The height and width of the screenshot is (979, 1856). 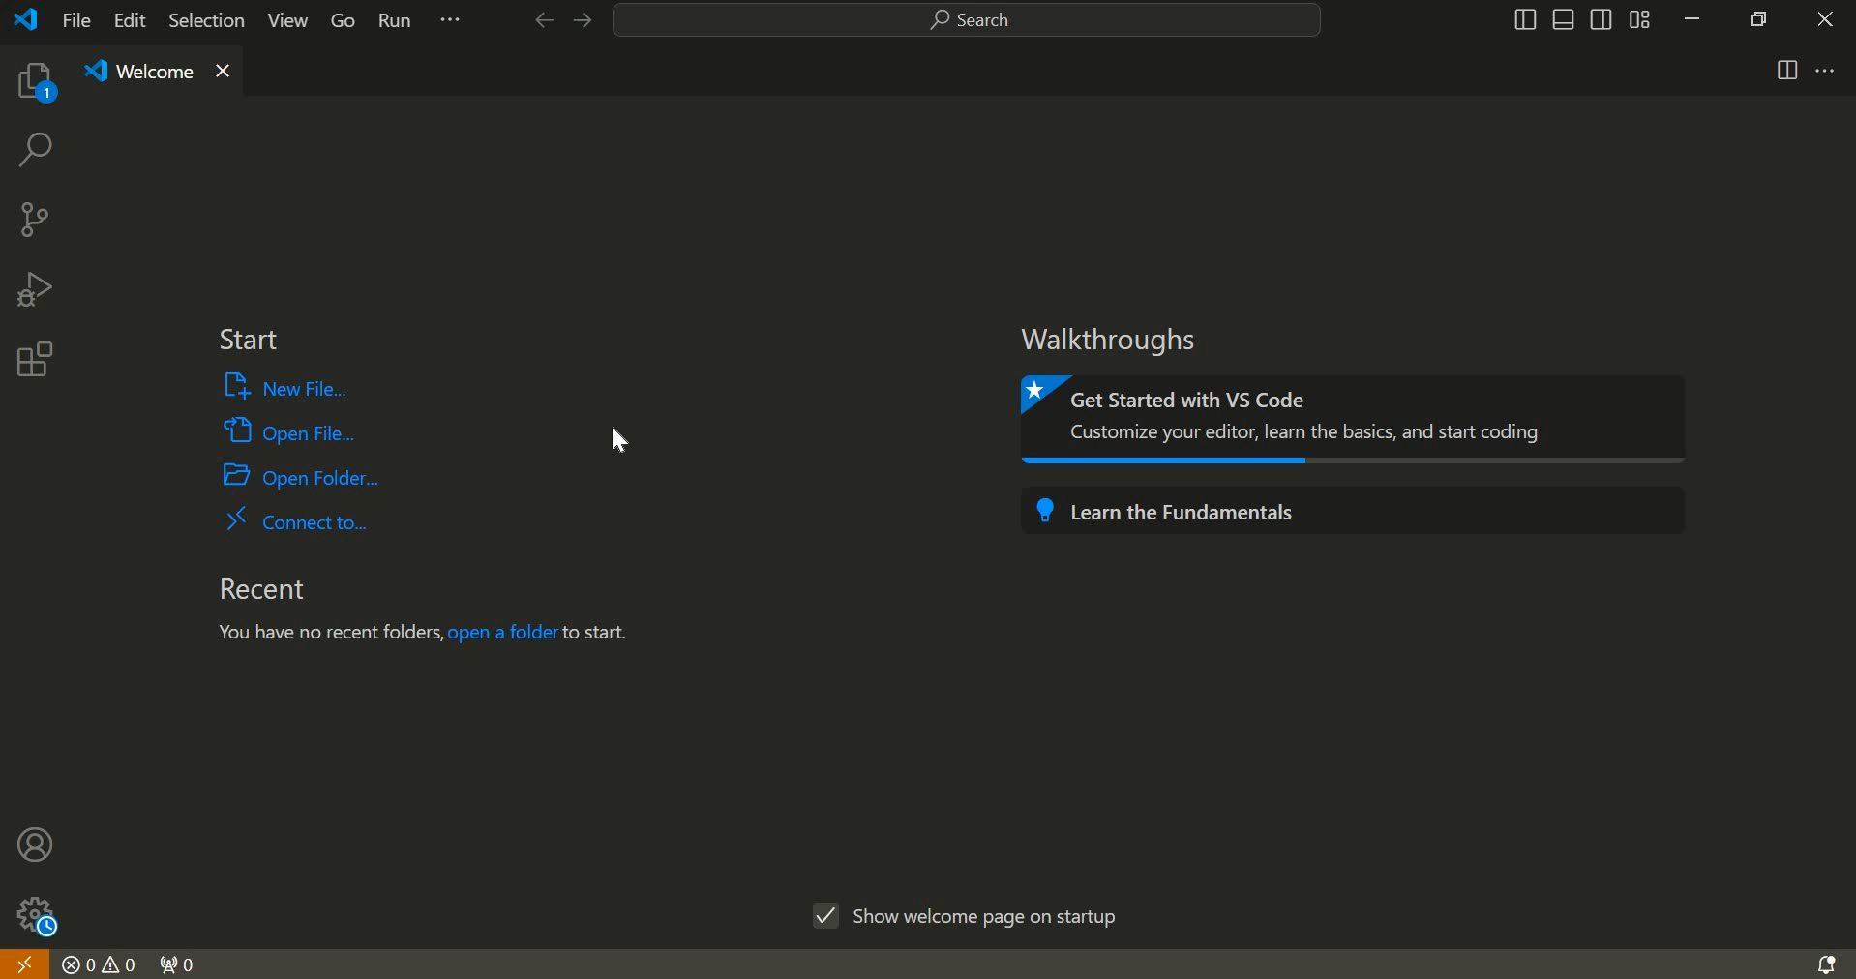 What do you see at coordinates (283, 24) in the screenshot?
I see `view` at bounding box center [283, 24].